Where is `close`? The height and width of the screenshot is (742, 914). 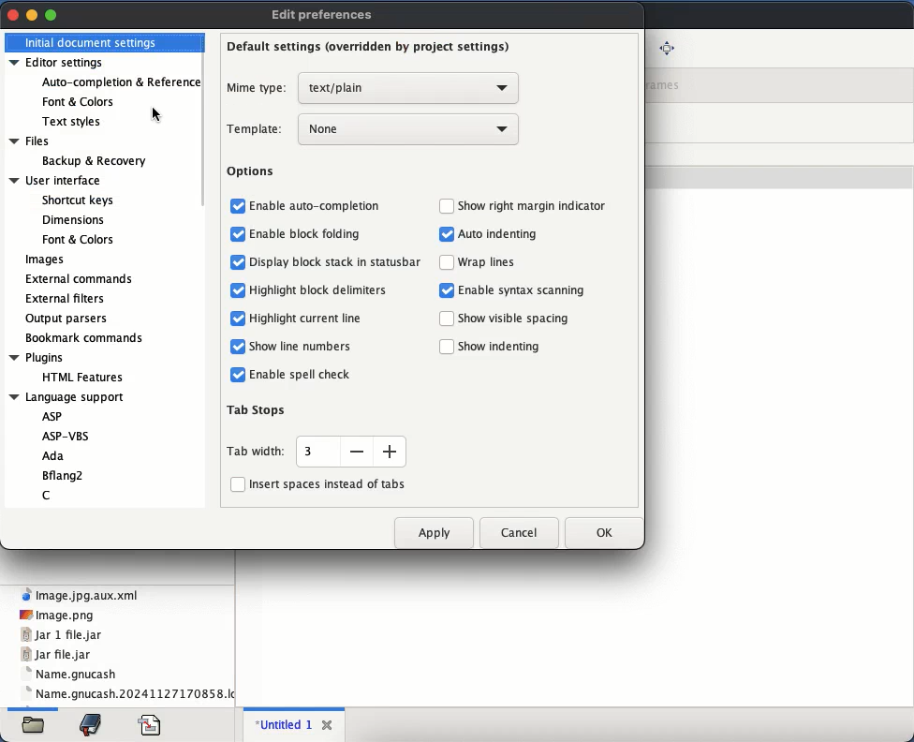 close is located at coordinates (14, 14).